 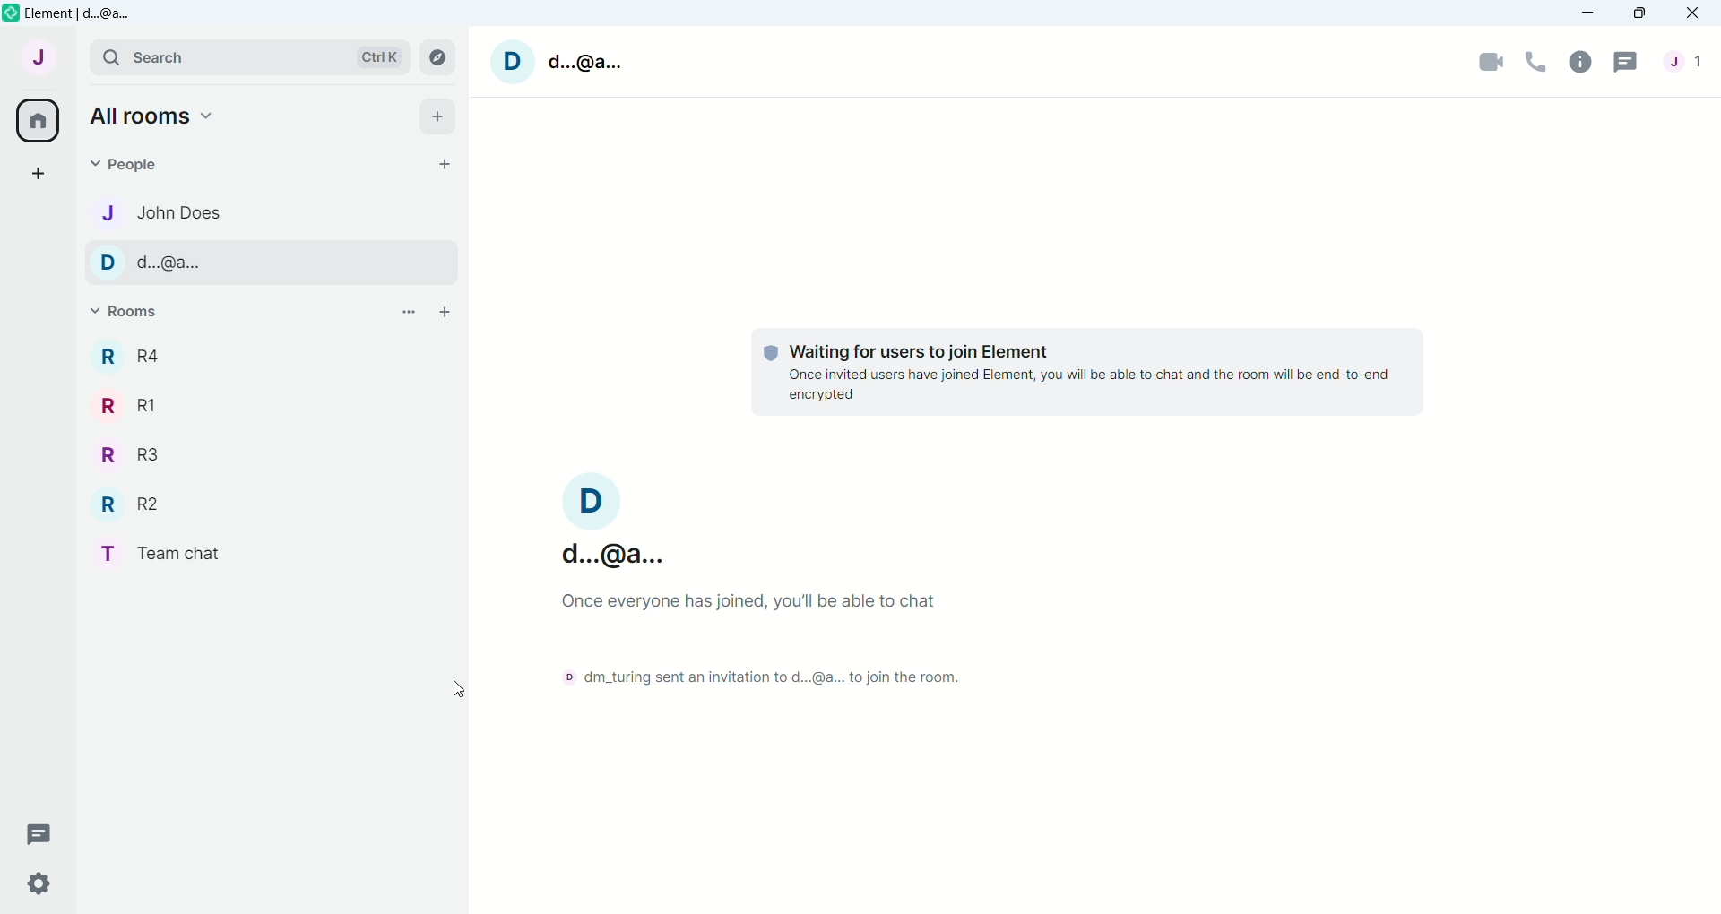 I want to click on Search bar, so click(x=246, y=58).